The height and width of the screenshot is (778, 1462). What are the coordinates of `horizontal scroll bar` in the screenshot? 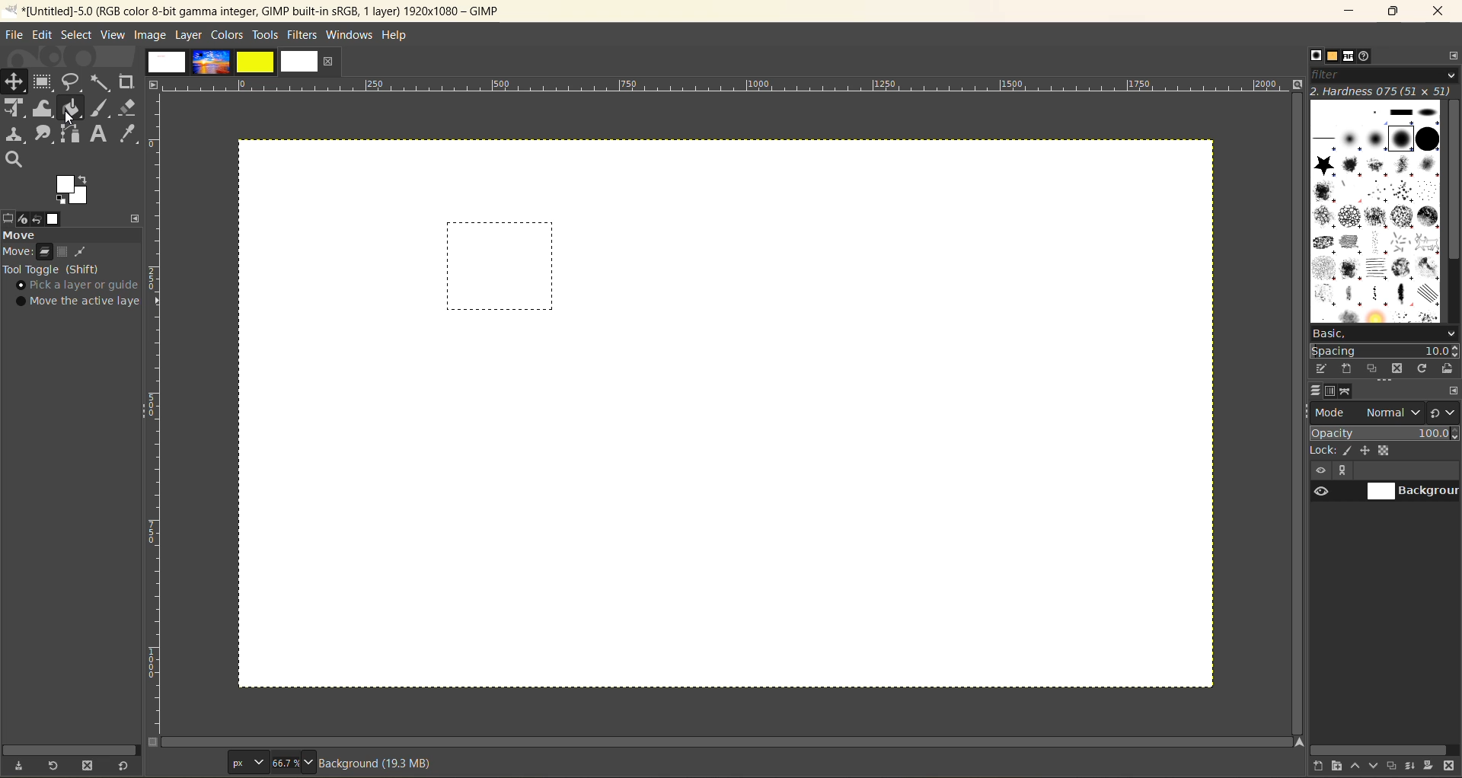 It's located at (1381, 749).